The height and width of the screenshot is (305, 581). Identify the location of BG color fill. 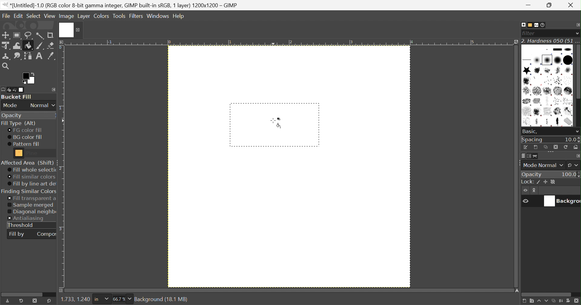
(25, 137).